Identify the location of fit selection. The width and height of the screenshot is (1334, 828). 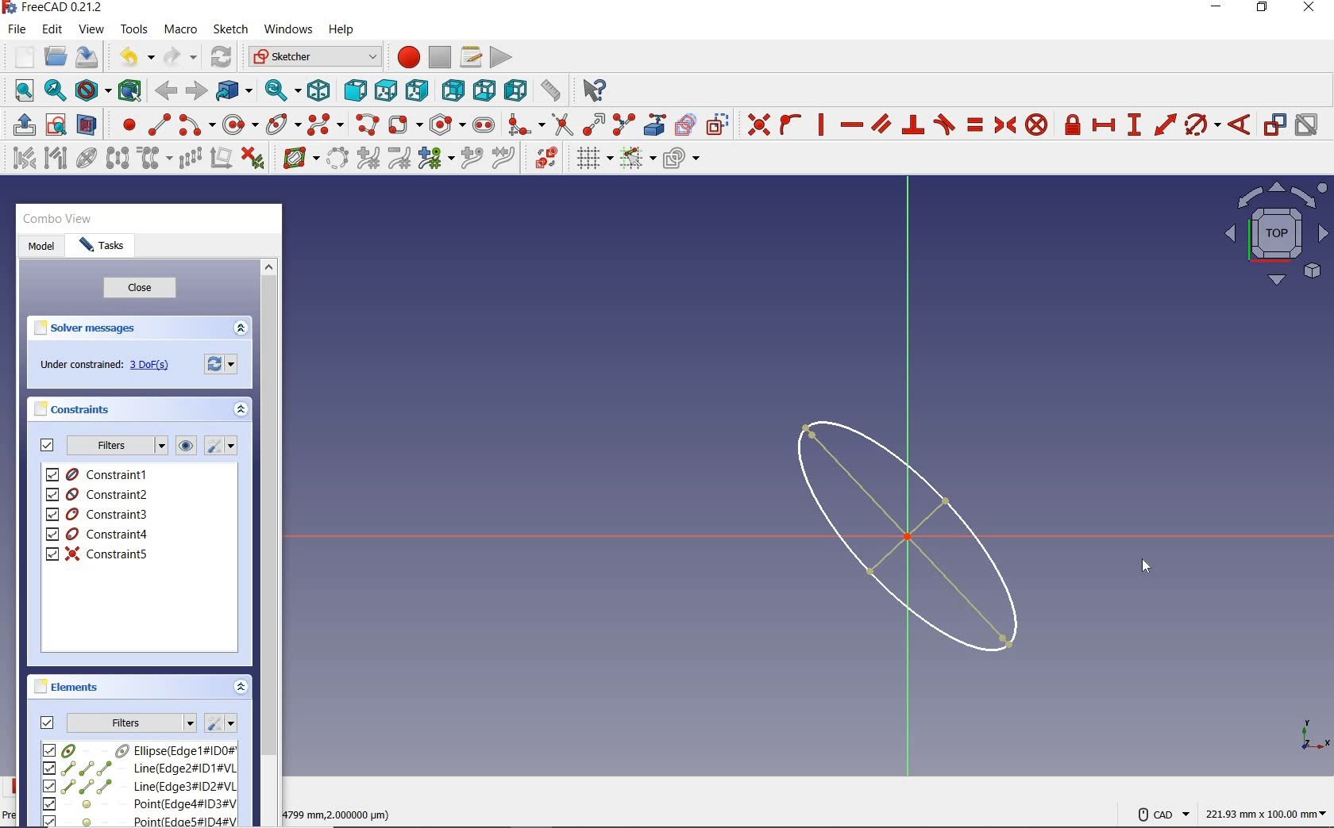
(54, 91).